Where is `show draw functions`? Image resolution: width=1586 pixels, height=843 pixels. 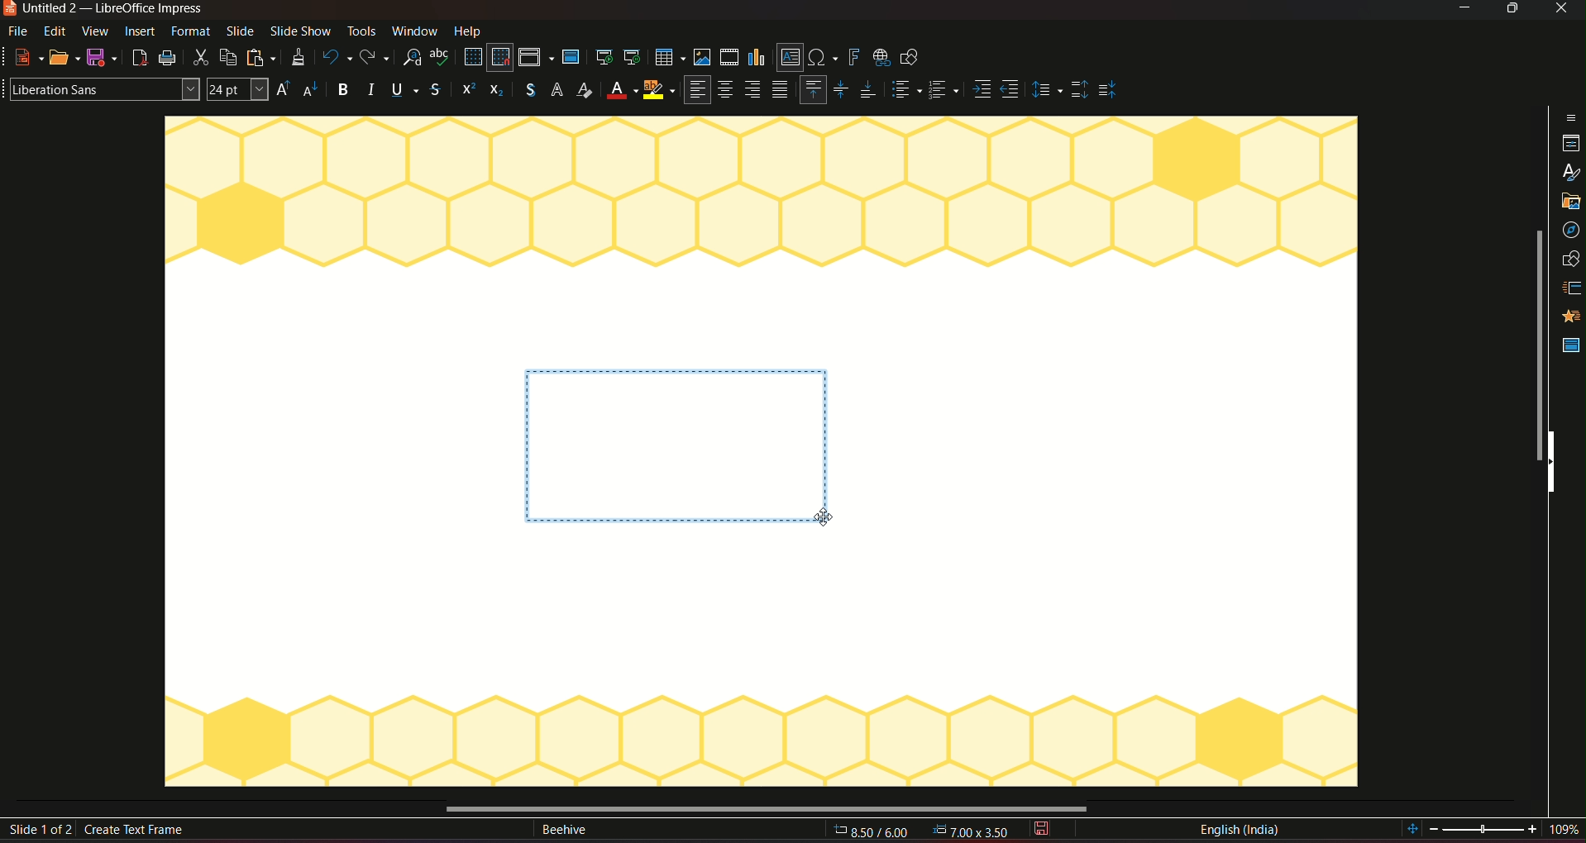 show draw functions is located at coordinates (915, 59).